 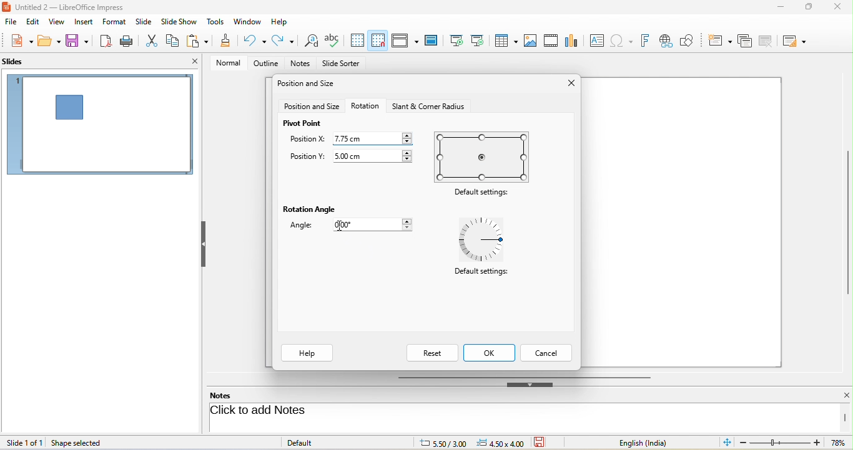 What do you see at coordinates (491, 353) in the screenshot?
I see `ok` at bounding box center [491, 353].